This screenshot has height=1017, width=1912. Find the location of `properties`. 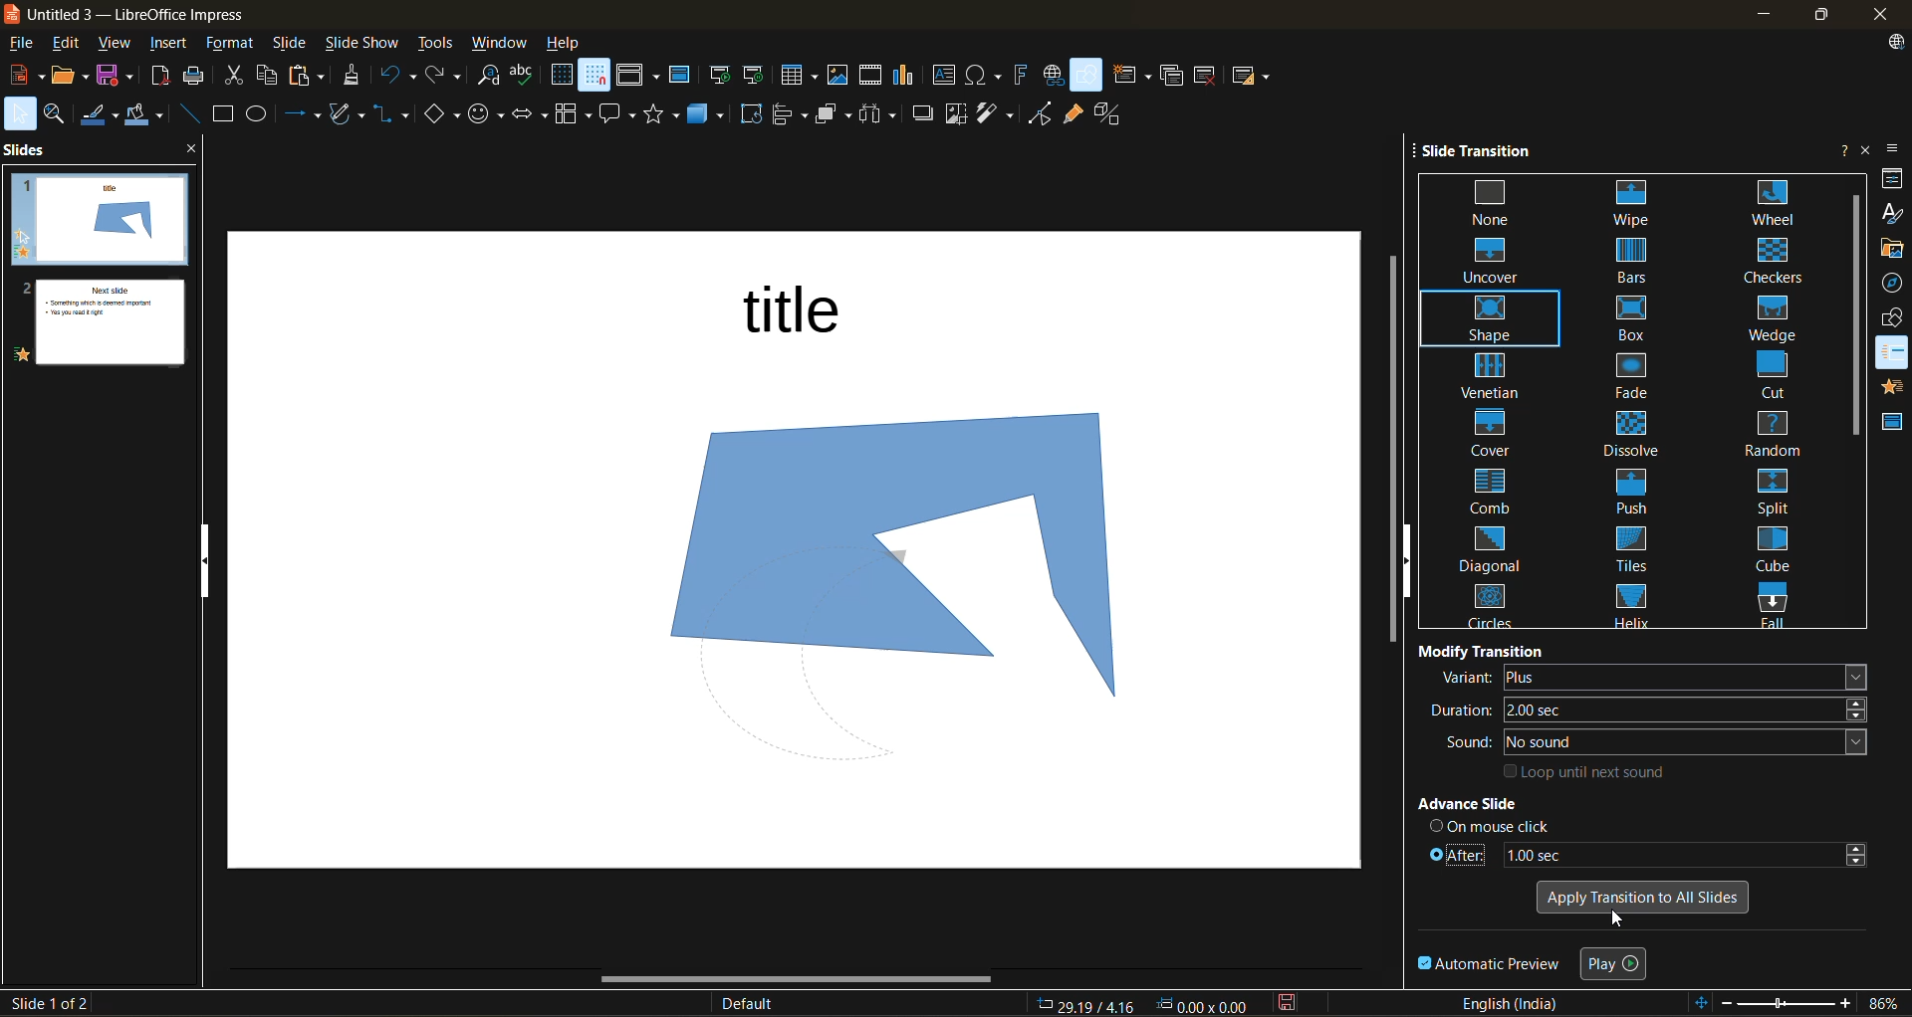

properties is located at coordinates (1892, 182).